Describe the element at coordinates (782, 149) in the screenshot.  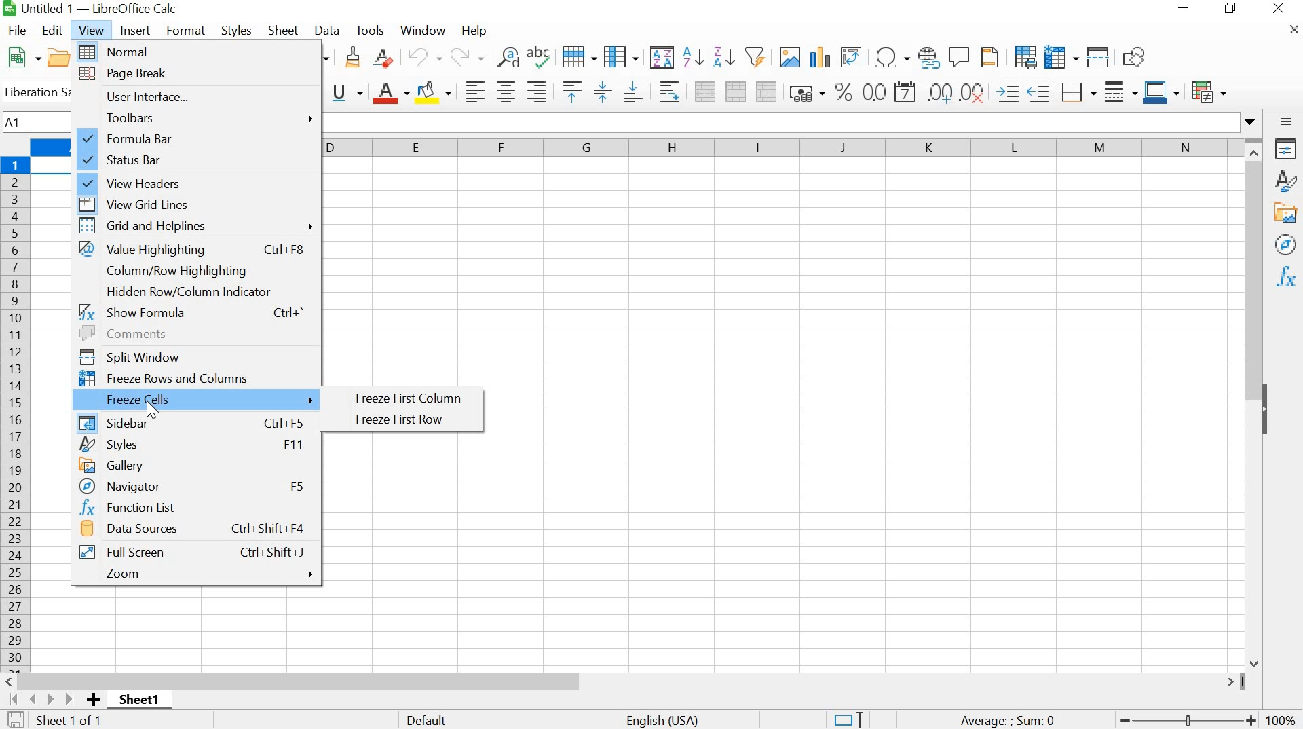
I see `COLUMNS` at that location.